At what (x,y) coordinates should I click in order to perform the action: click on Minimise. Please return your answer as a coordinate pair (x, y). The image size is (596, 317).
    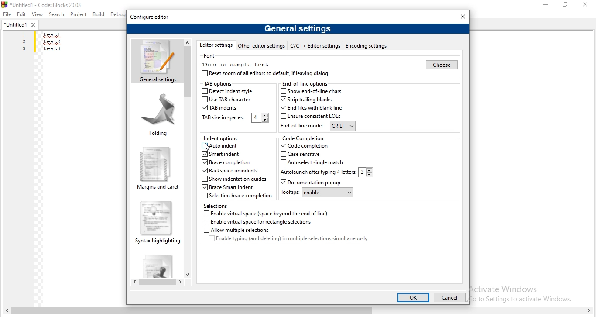
    Looking at the image, I should click on (547, 5).